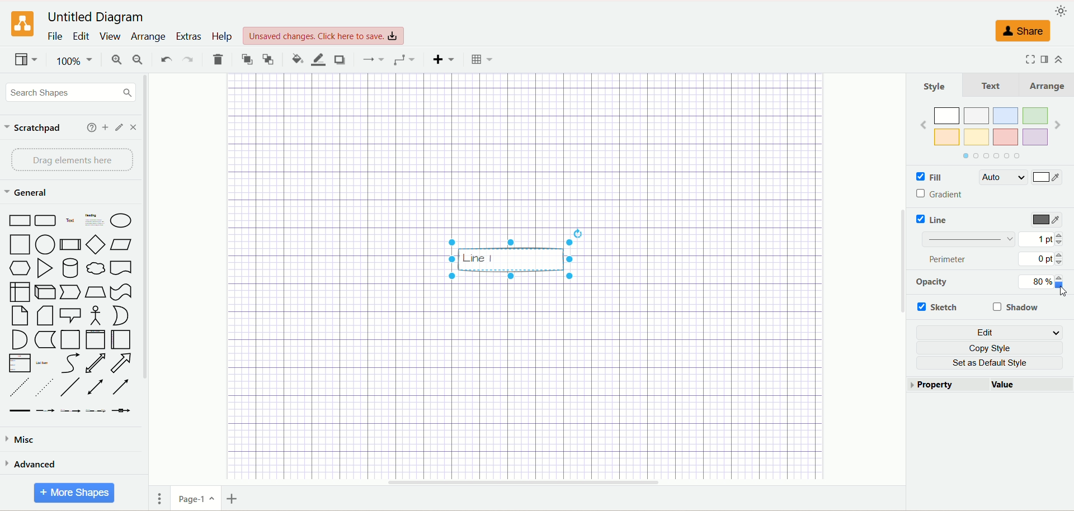 This screenshot has width=1074, height=511. I want to click on sketch, so click(939, 306).